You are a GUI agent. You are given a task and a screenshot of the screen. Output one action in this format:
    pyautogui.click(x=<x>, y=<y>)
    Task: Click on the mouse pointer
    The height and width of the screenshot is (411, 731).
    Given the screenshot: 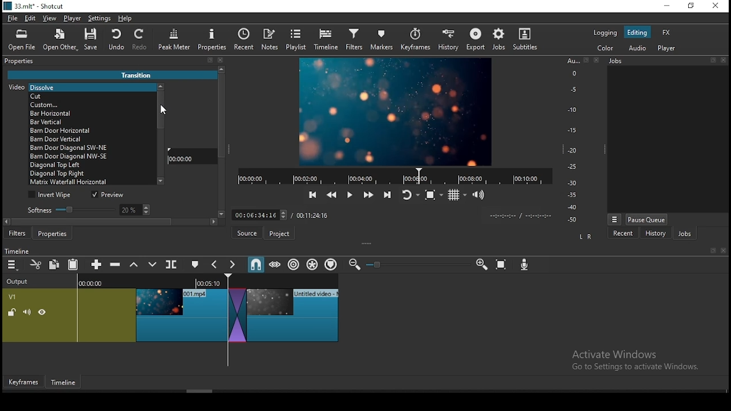 What is the action you would take?
    pyautogui.click(x=166, y=108)
    